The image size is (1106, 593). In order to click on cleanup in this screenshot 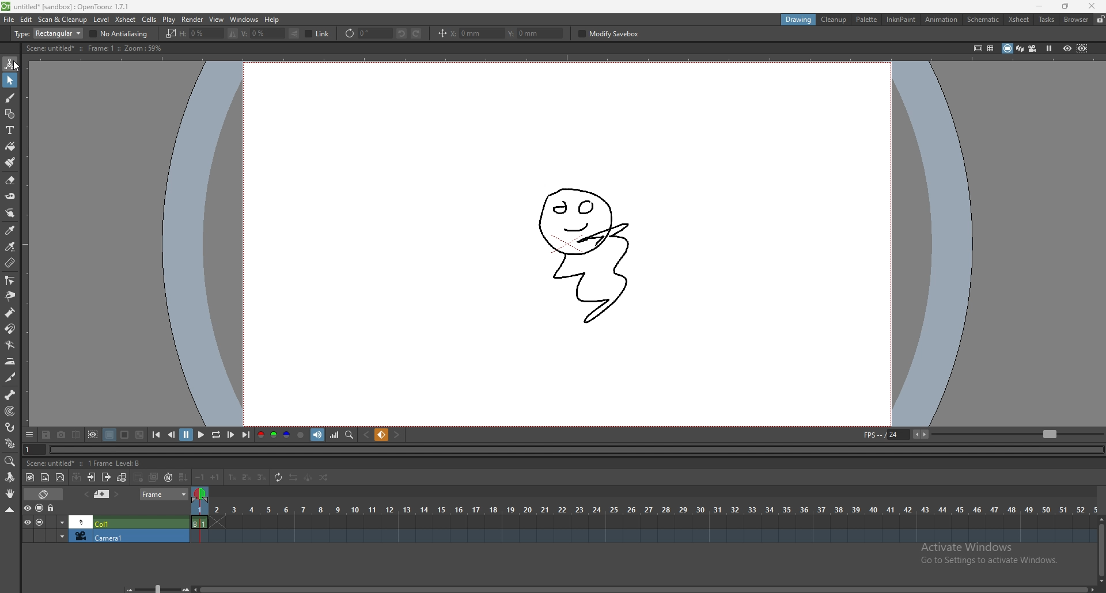, I will do `click(834, 20)`.